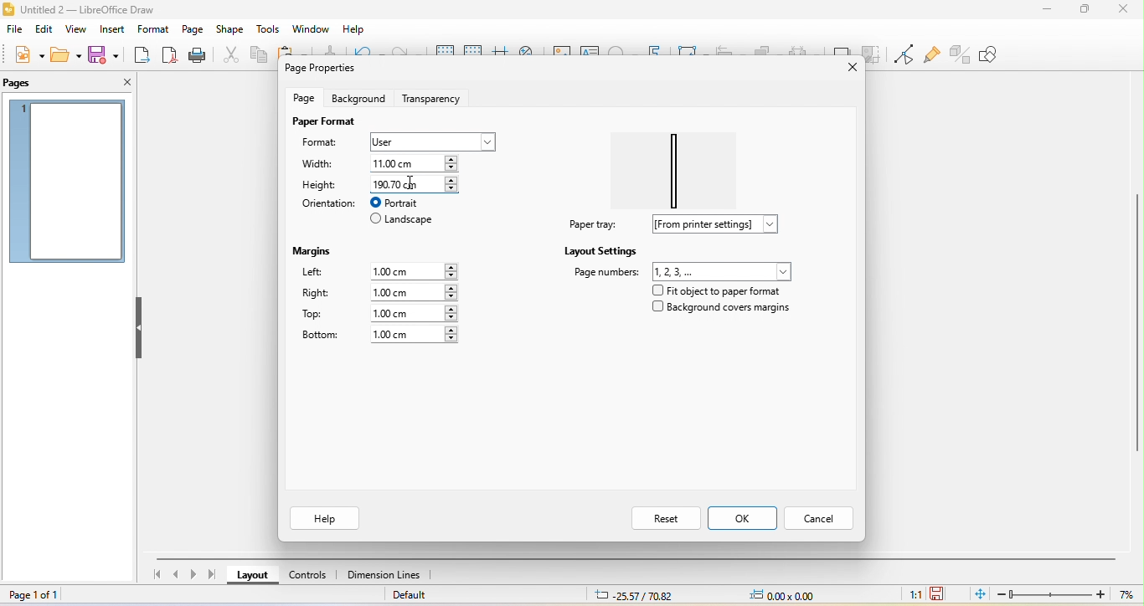  What do you see at coordinates (414, 313) in the screenshot?
I see `1.00 cm` at bounding box center [414, 313].